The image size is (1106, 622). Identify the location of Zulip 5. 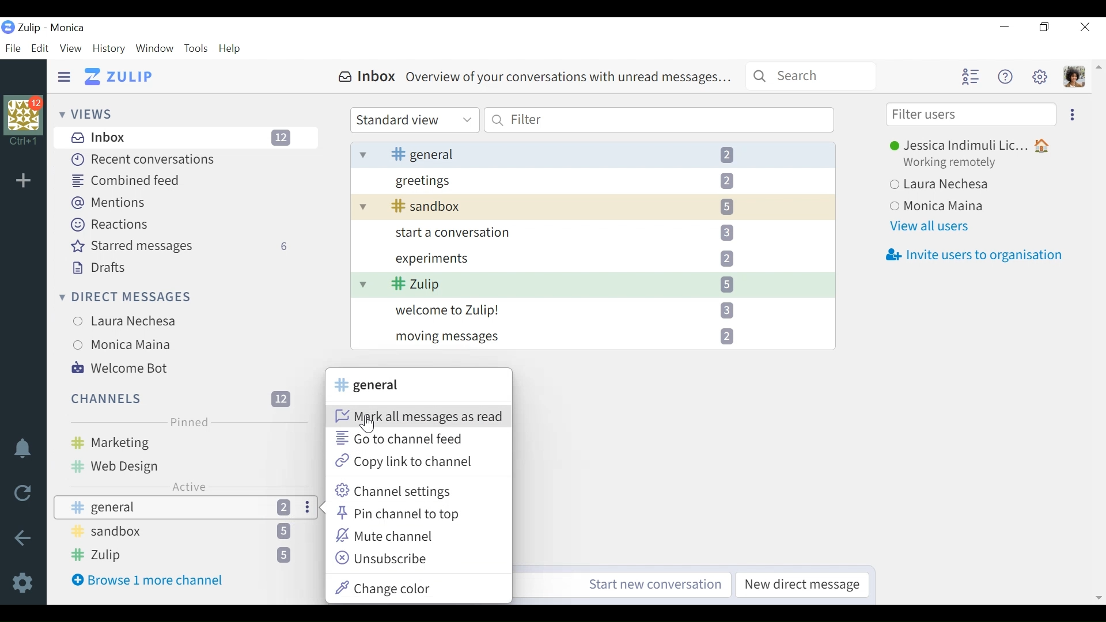
(593, 285).